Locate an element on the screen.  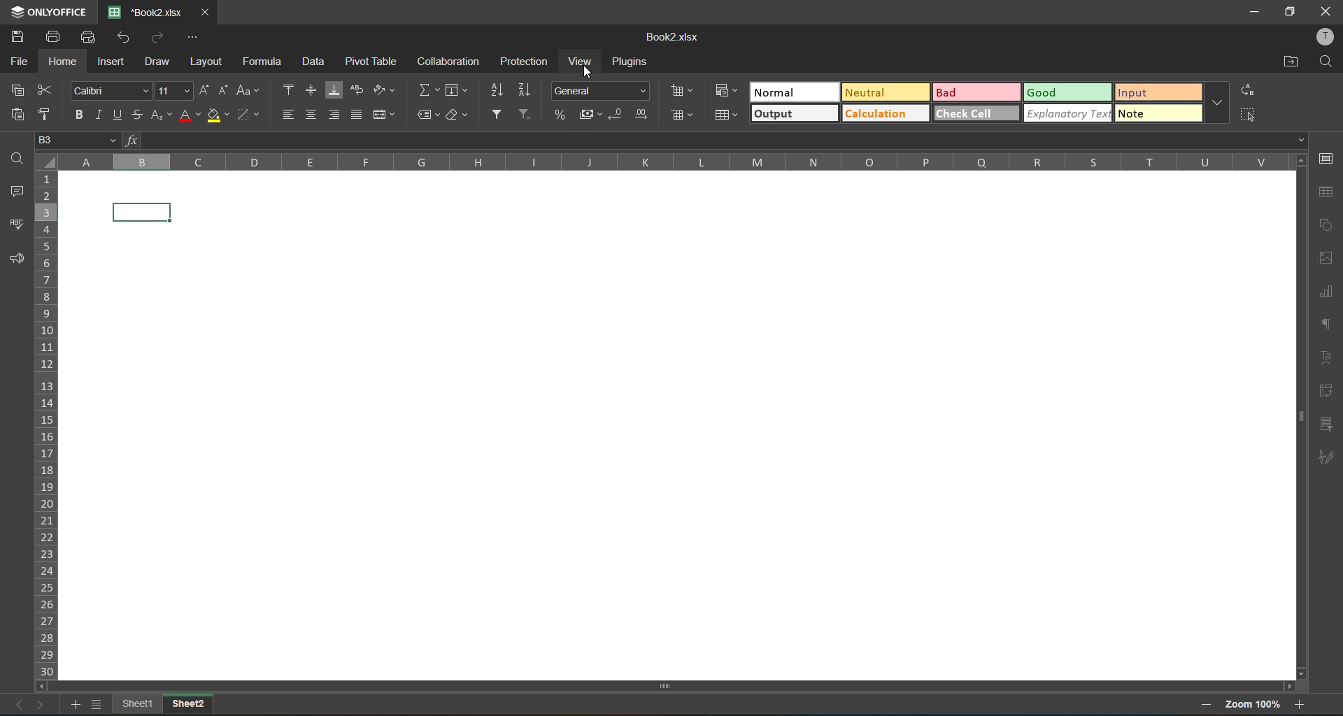
zoom out is located at coordinates (1207, 706).